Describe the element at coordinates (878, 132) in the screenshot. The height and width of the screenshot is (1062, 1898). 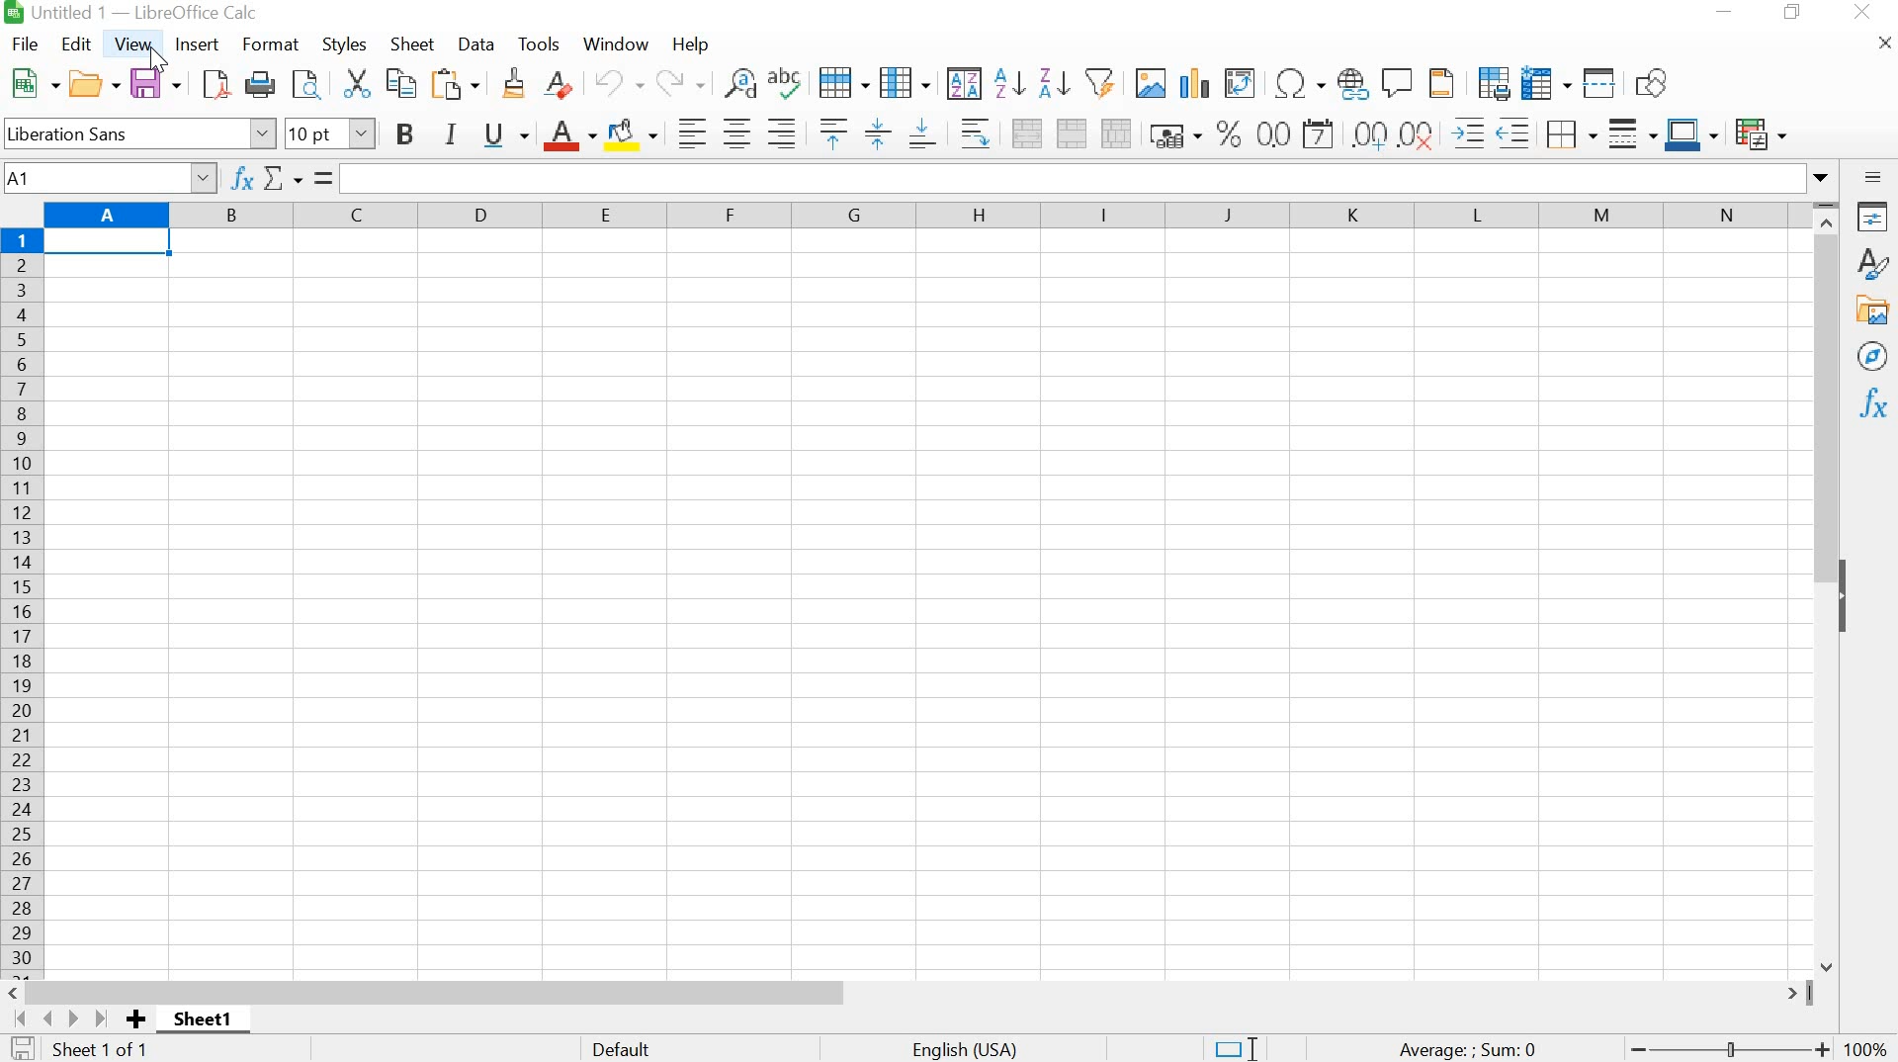
I see `CENTER VERTICALLY` at that location.